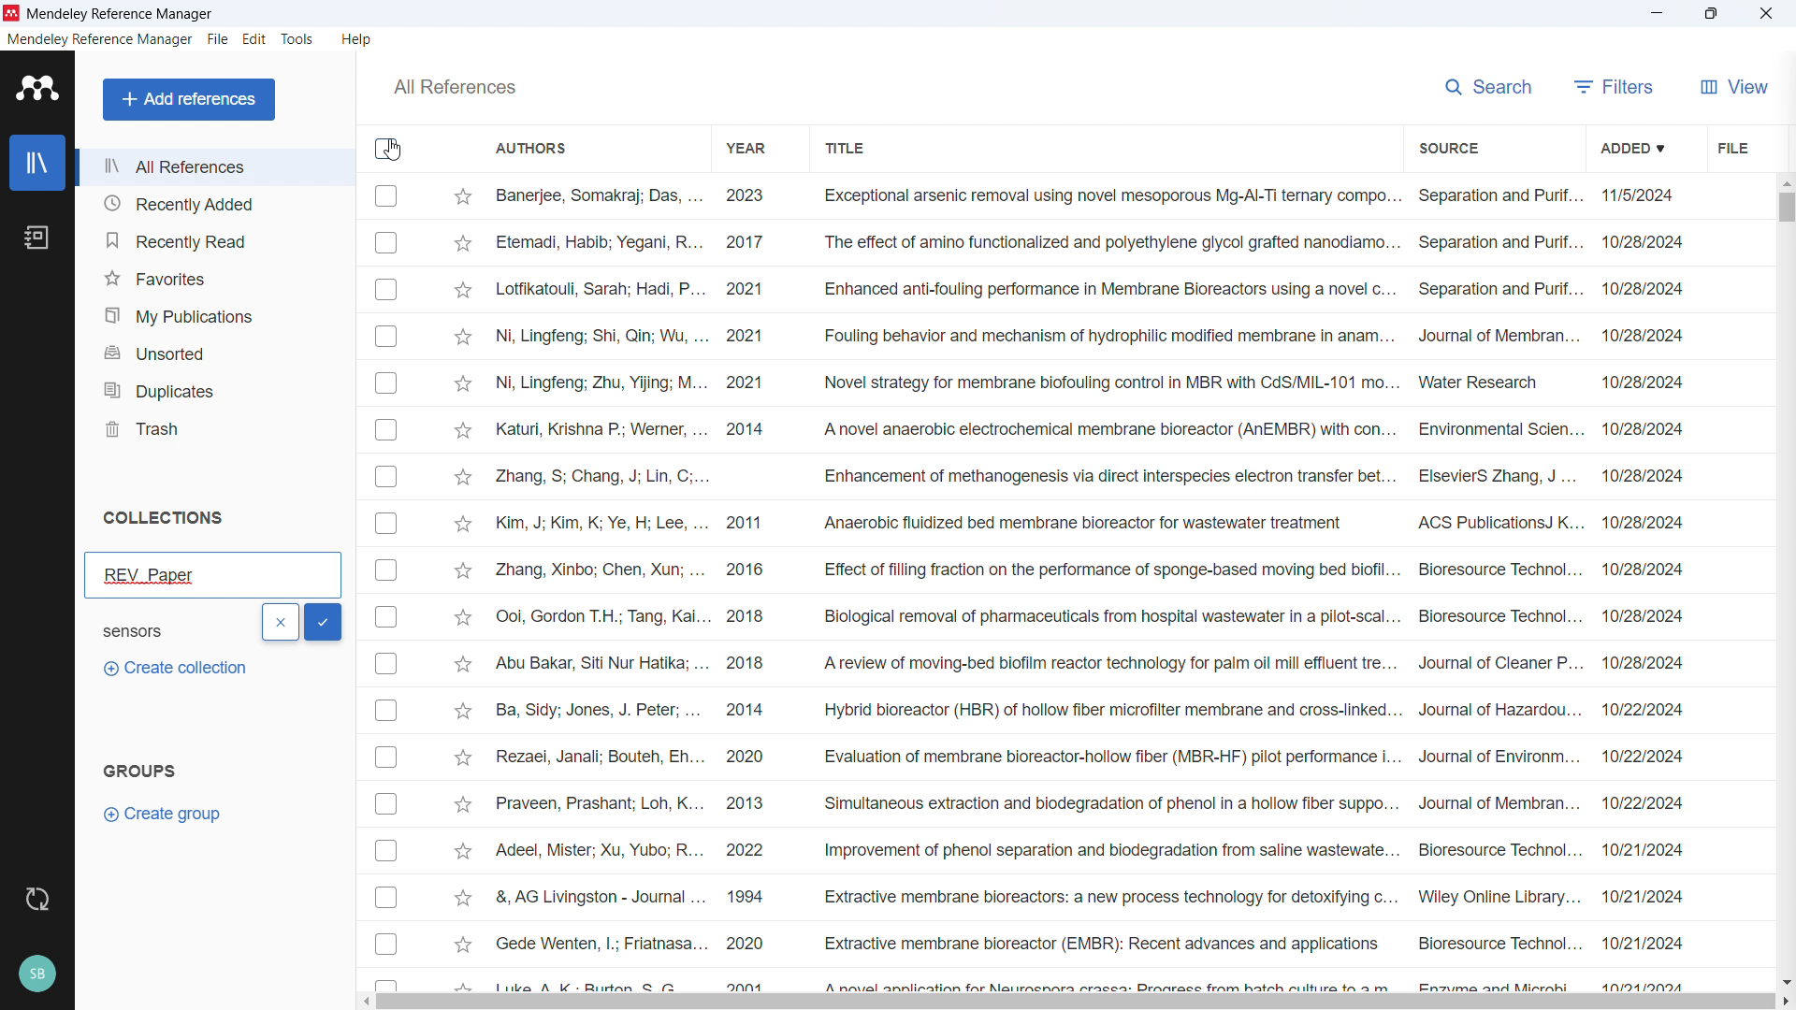  What do you see at coordinates (212, 238) in the screenshot?
I see `Recently read ` at bounding box center [212, 238].